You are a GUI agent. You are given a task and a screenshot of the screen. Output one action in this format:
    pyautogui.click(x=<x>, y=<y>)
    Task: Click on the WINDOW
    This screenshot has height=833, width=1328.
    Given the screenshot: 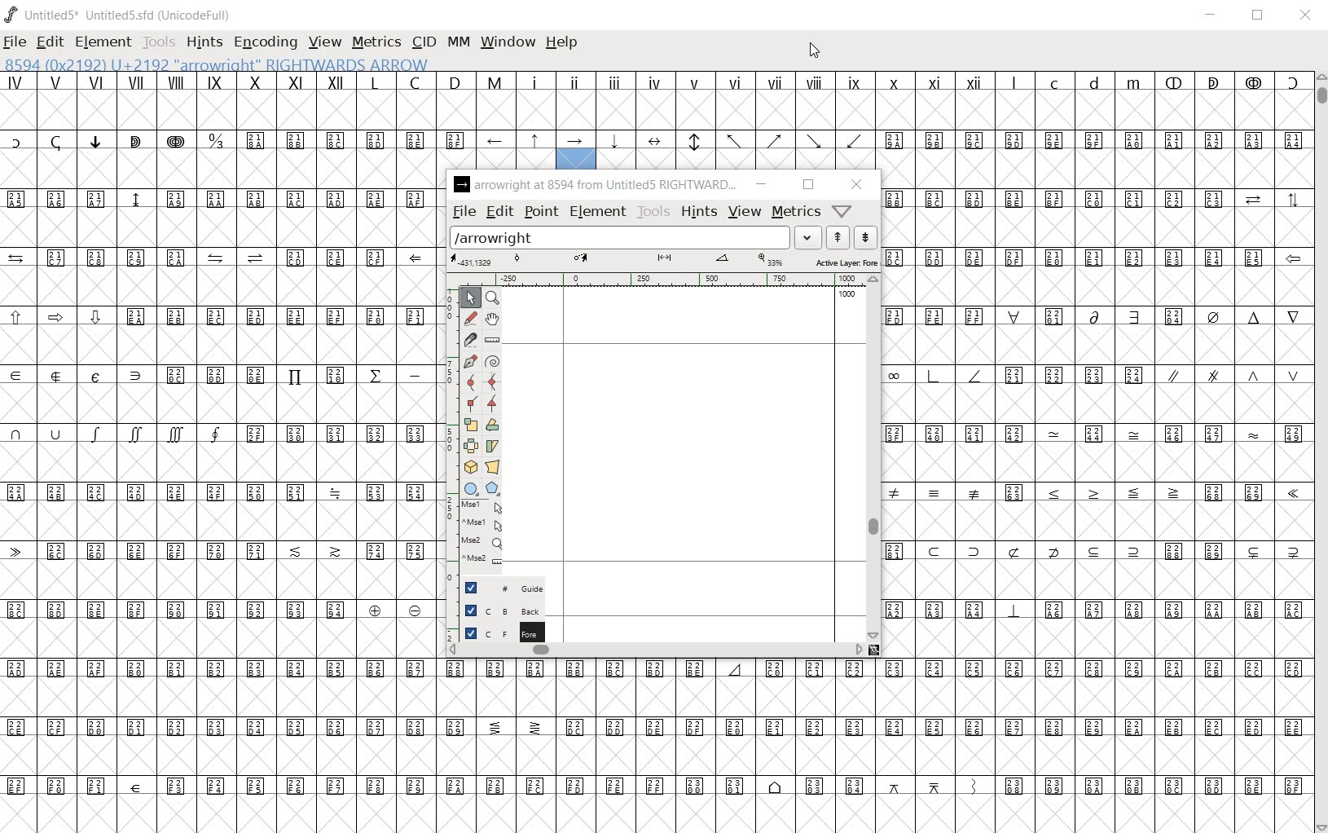 What is the action you would take?
    pyautogui.click(x=509, y=43)
    